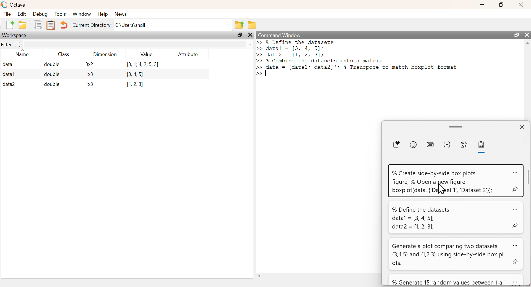 This screenshot has width=531, height=287. What do you see at coordinates (522, 127) in the screenshot?
I see `close` at bounding box center [522, 127].